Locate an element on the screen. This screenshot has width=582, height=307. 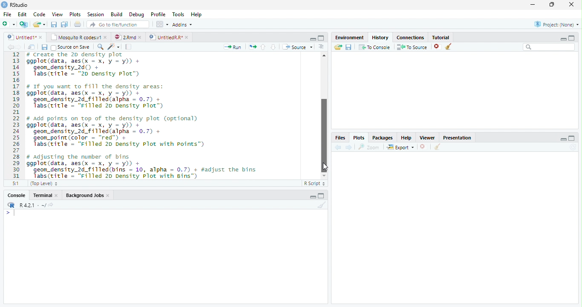
Packages is located at coordinates (382, 139).